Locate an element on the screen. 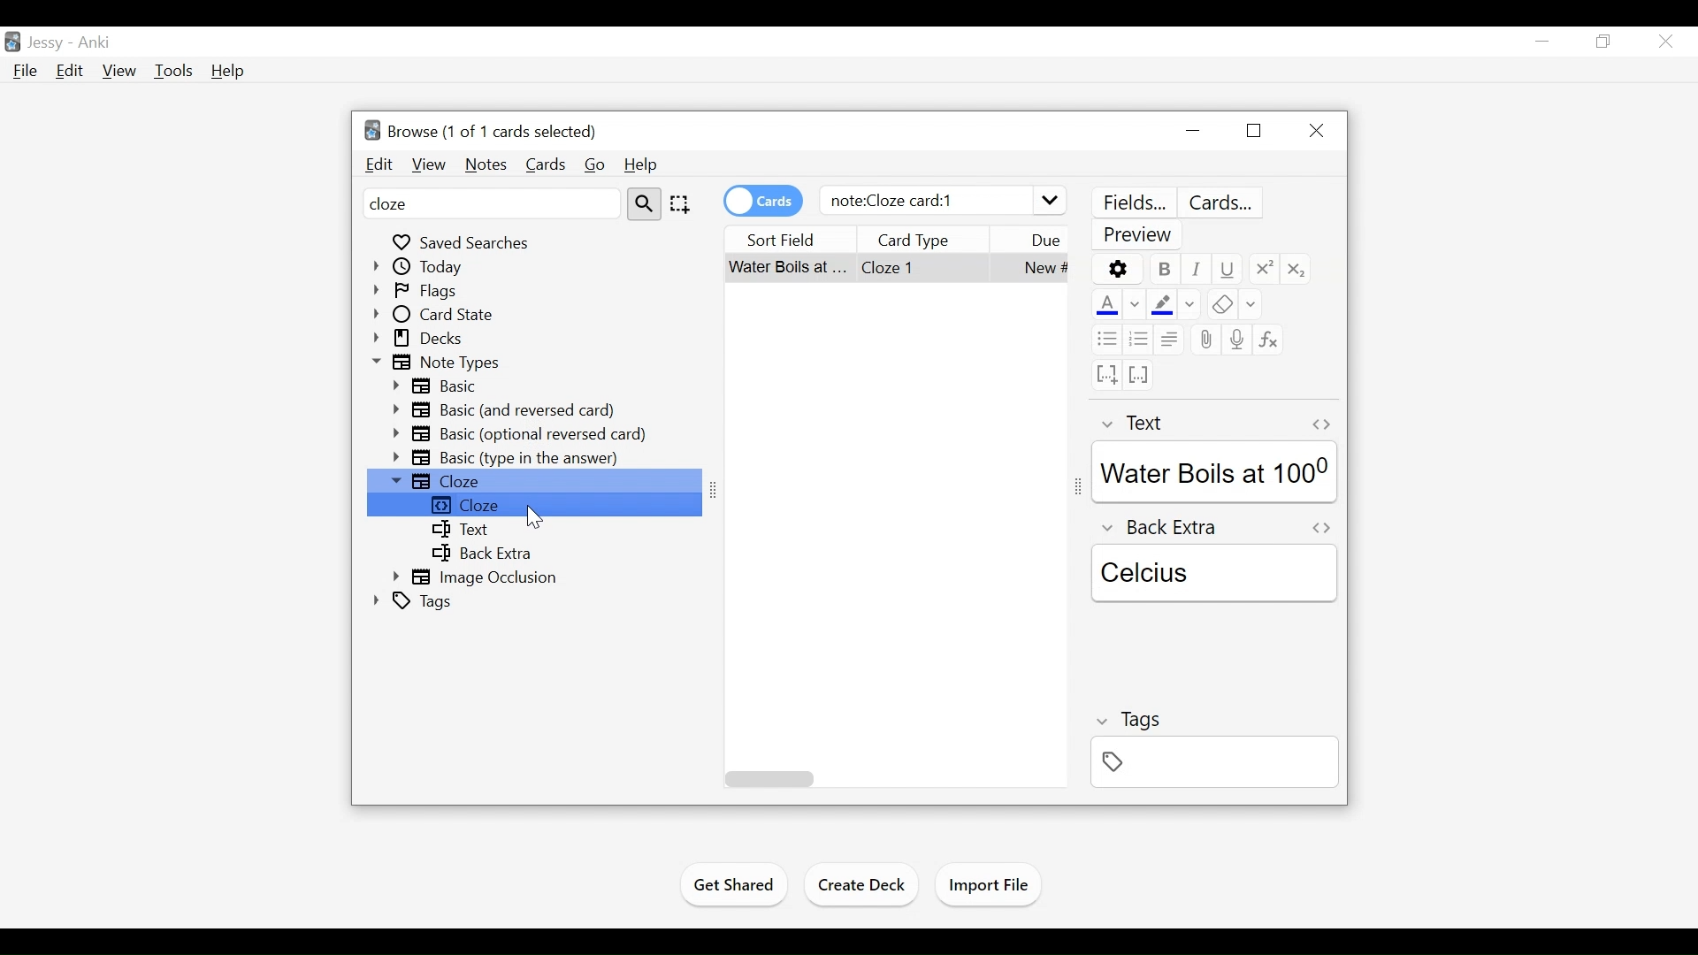 The height and width of the screenshot is (955, 1698). Upload file is located at coordinates (1204, 340).